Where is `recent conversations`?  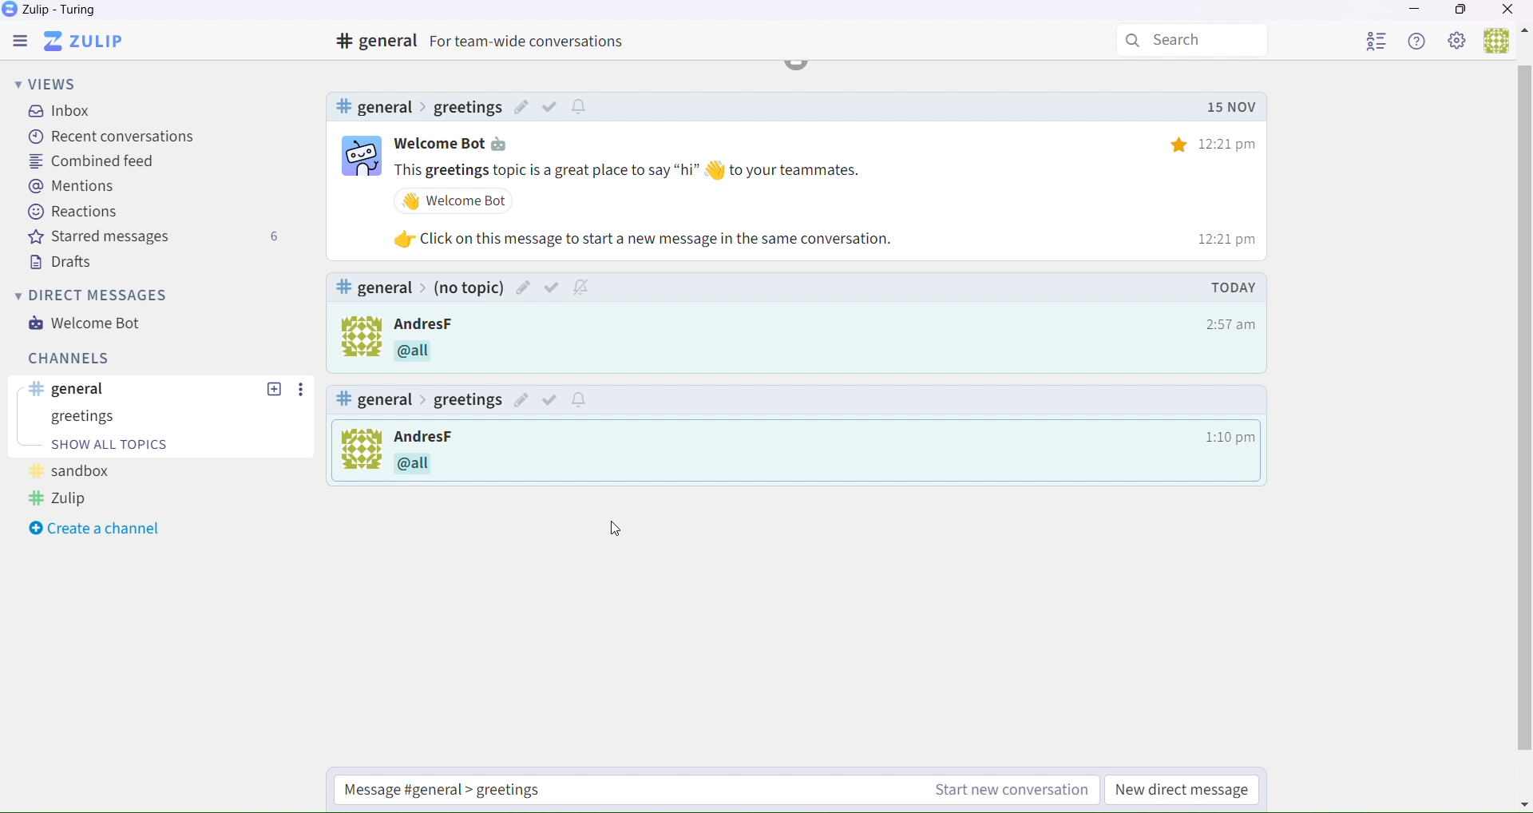
recent conversations is located at coordinates (112, 137).